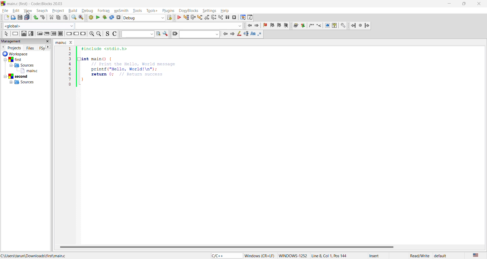 The image size is (487, 259). Describe the element at coordinates (31, 34) in the screenshot. I see `selection` at that location.